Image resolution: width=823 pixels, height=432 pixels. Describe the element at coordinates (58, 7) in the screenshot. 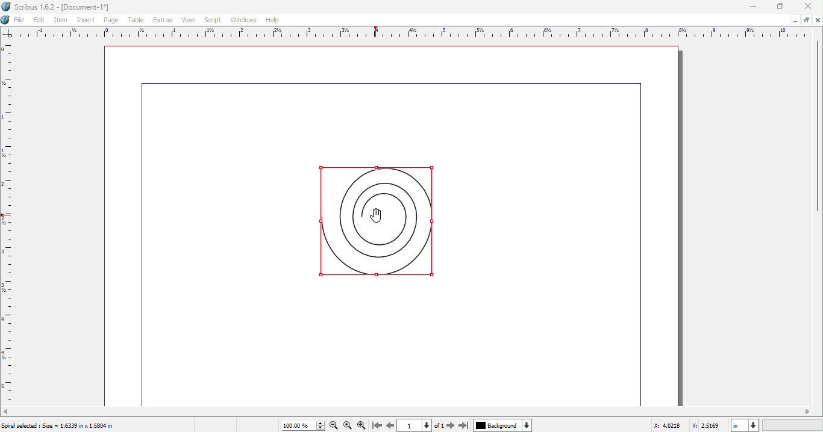

I see `File name` at that location.